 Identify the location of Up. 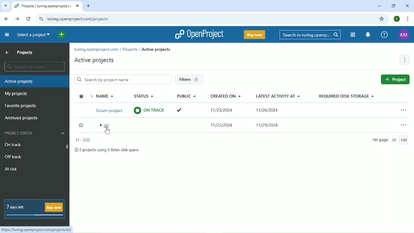
(7, 53).